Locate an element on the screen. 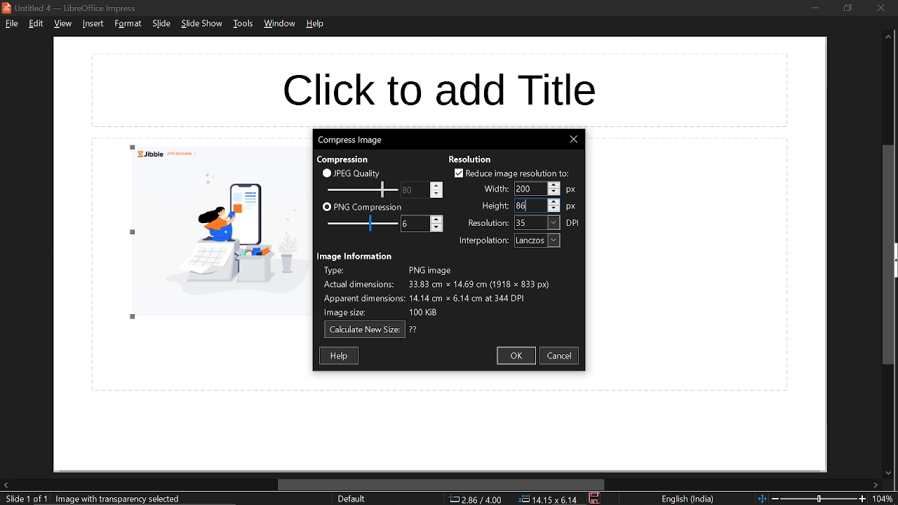  vertical scrollbar is located at coordinates (890, 255).